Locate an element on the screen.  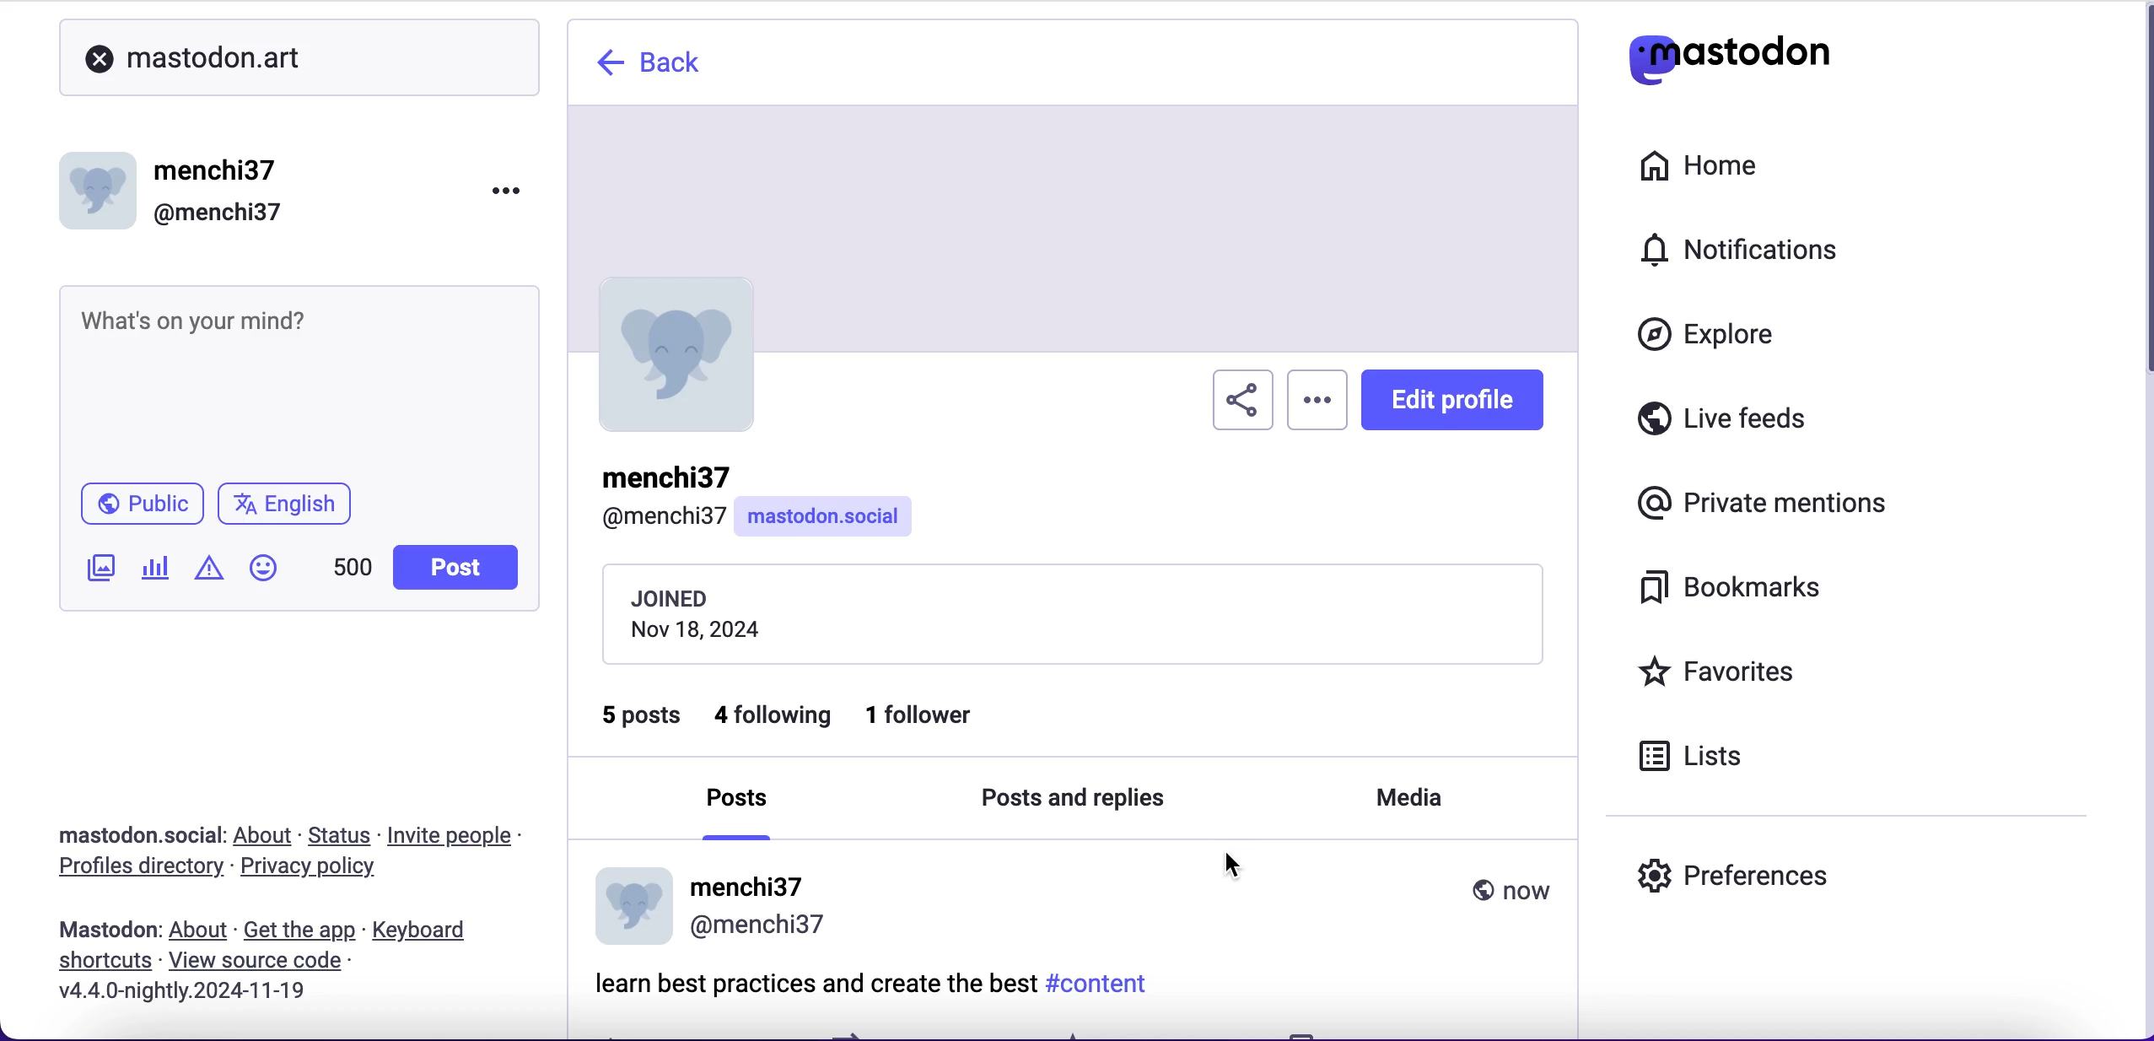
joining date is located at coordinates (1090, 613).